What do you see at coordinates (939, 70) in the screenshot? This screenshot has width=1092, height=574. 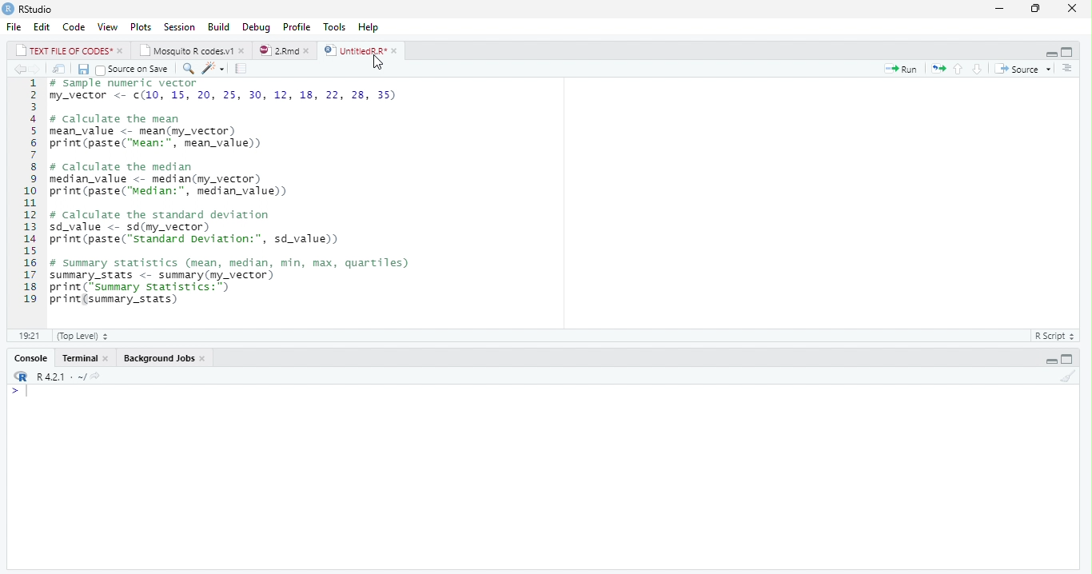 I see `re-run the previous section` at bounding box center [939, 70].